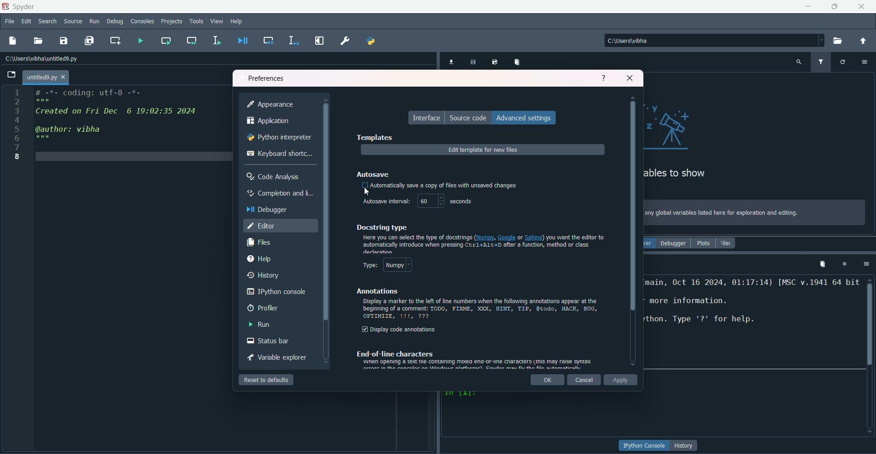 Image resolution: width=876 pixels, height=454 pixels. What do you see at coordinates (821, 263) in the screenshot?
I see `remove all` at bounding box center [821, 263].